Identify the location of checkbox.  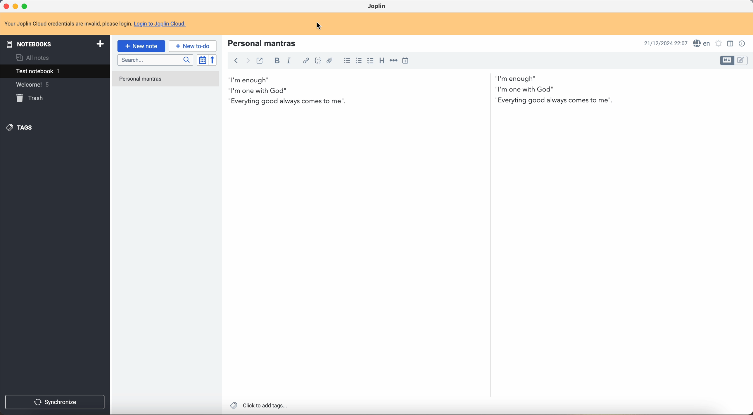
(371, 61).